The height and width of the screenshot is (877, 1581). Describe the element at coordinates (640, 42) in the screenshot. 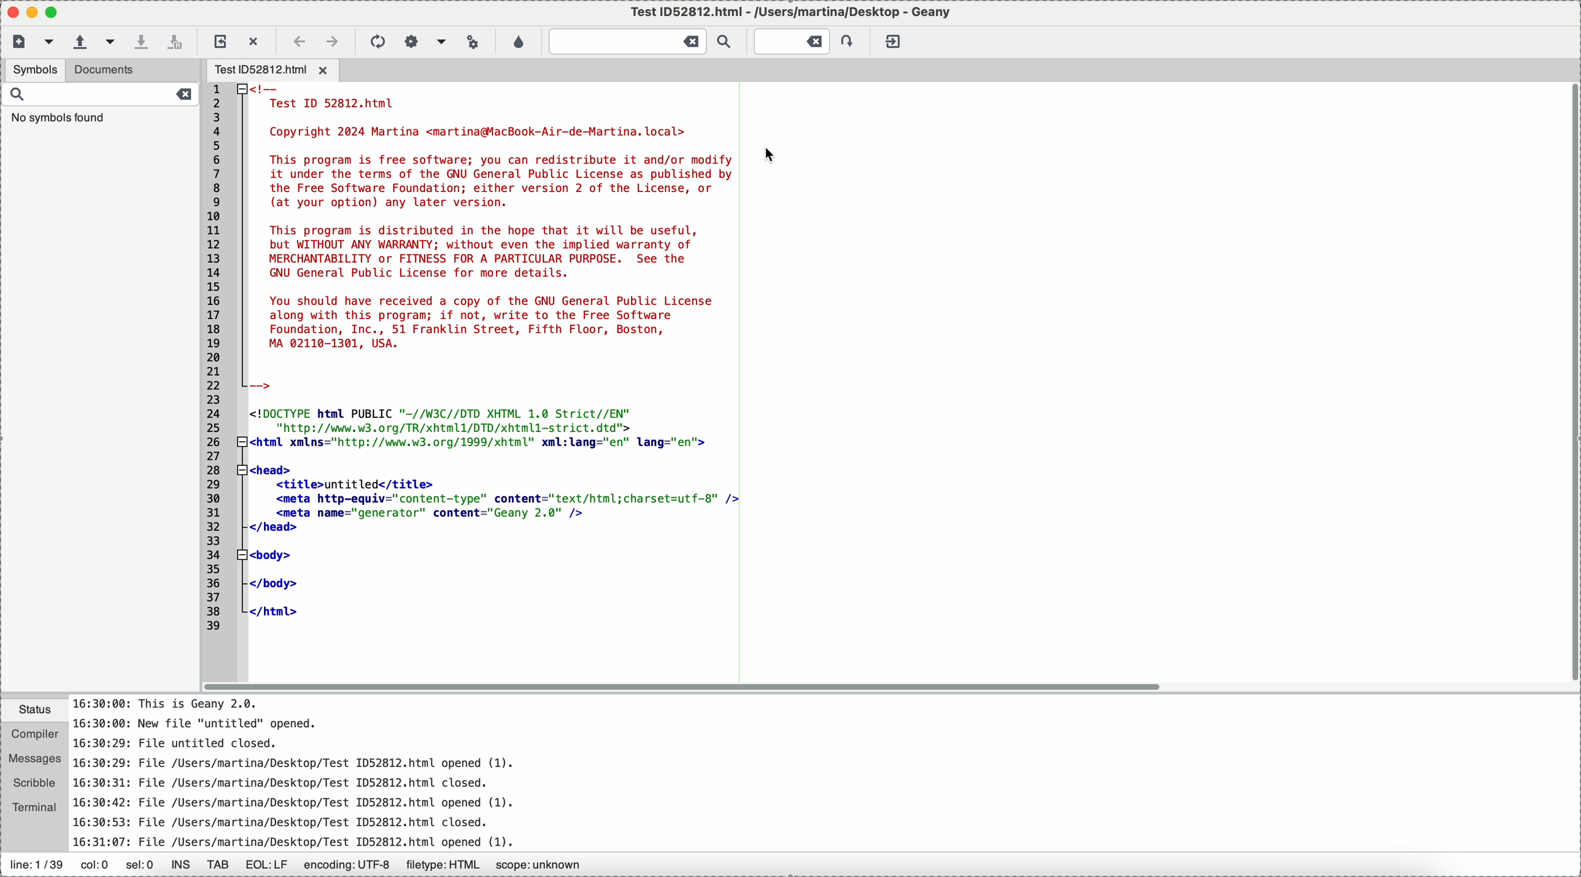

I see `find the entered text in the current file` at that location.